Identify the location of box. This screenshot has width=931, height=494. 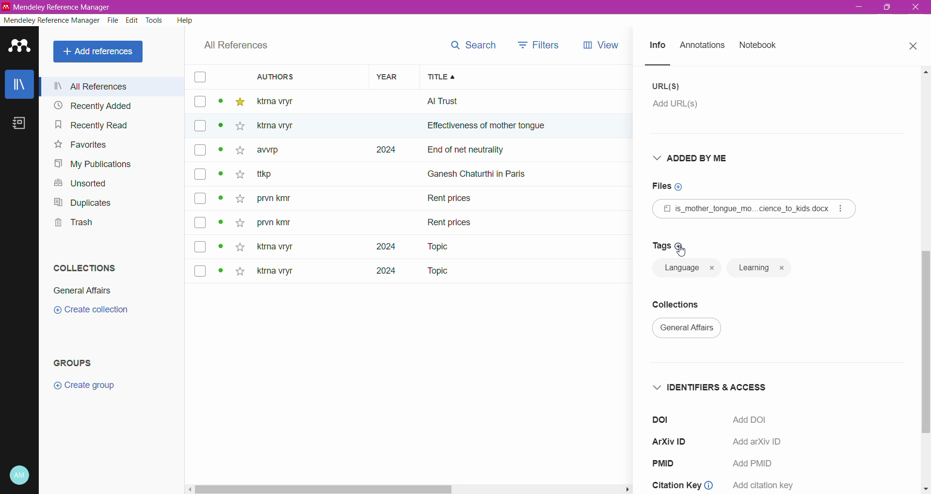
(200, 198).